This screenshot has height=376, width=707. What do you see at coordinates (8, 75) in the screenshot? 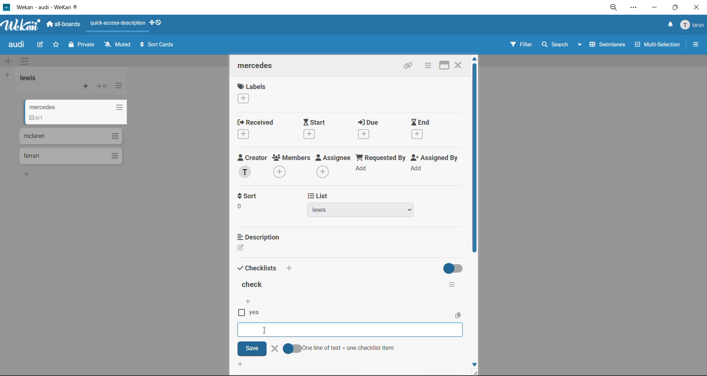
I see `add list` at bounding box center [8, 75].